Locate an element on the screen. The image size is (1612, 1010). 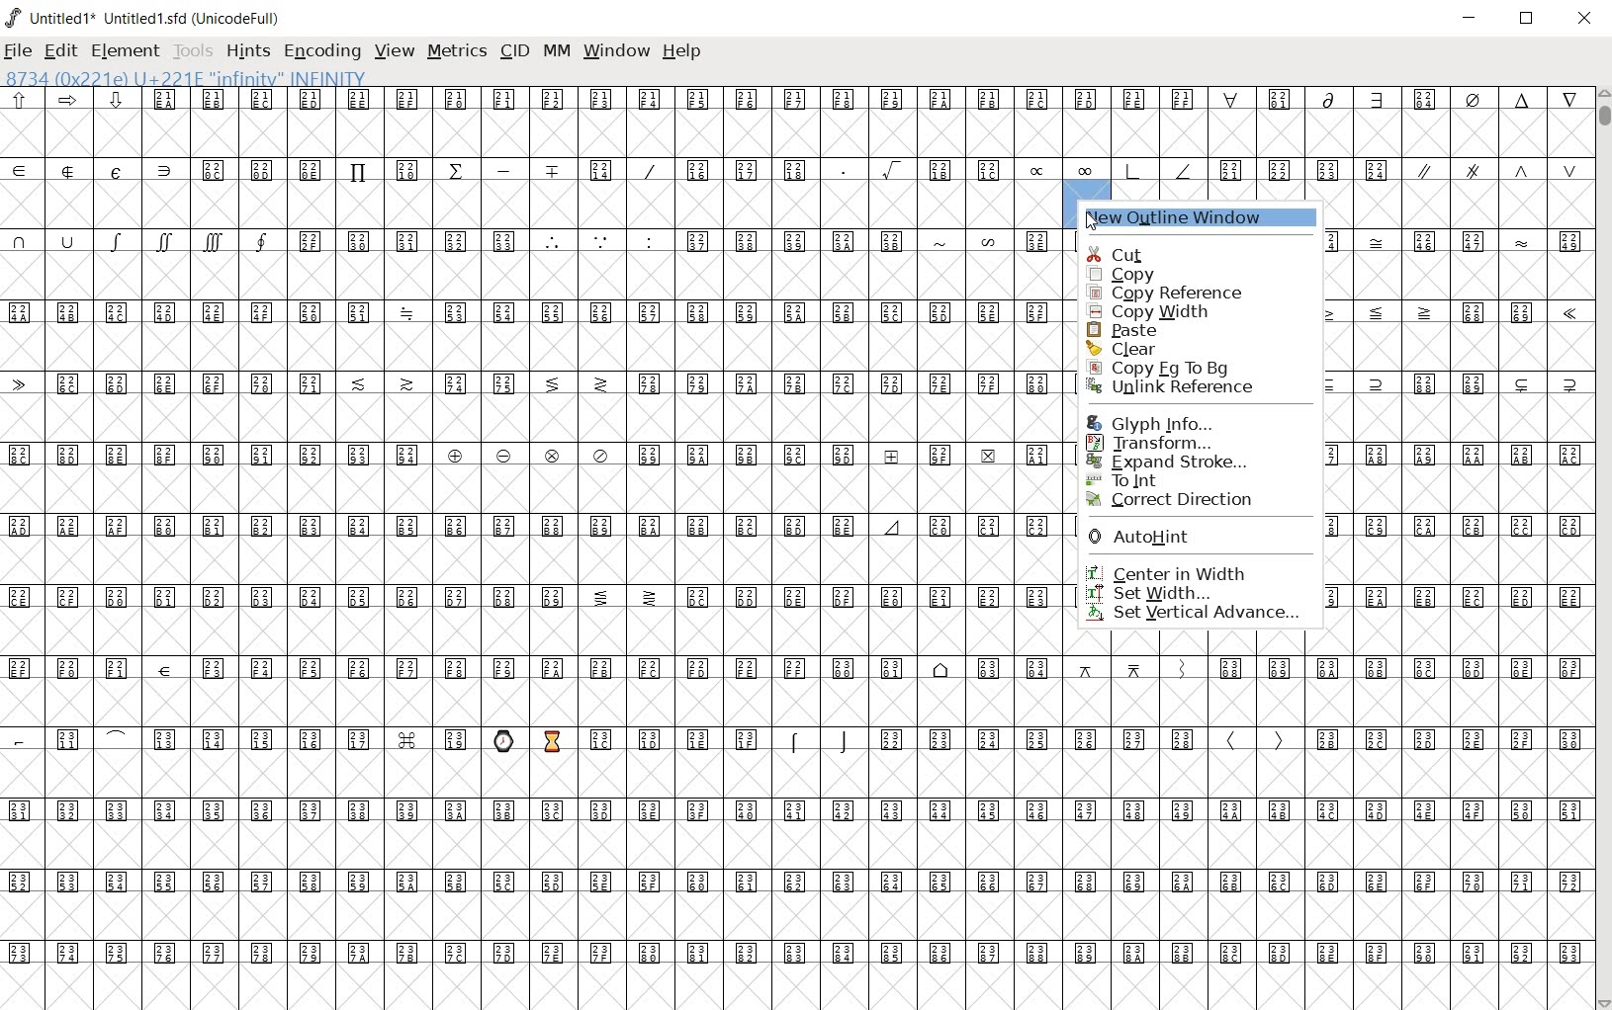
8734 (0x221e) U+221e "infinity" INFINITY is located at coordinates (188, 77).